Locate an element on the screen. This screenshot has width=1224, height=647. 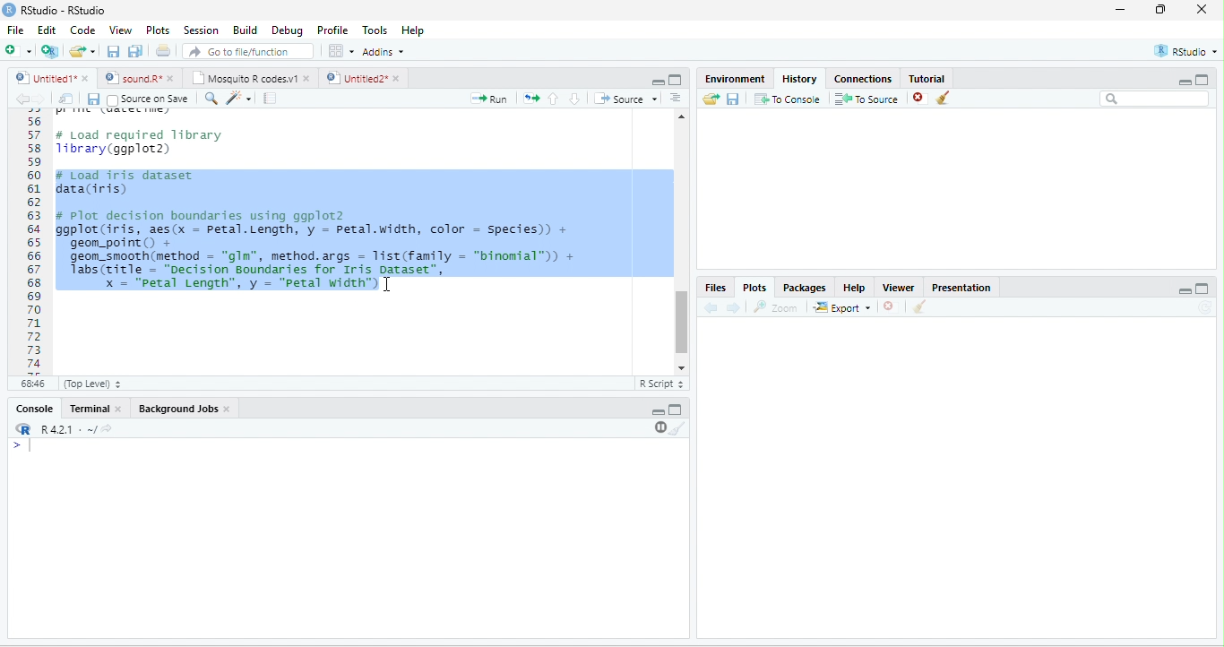
Help is located at coordinates (855, 288).